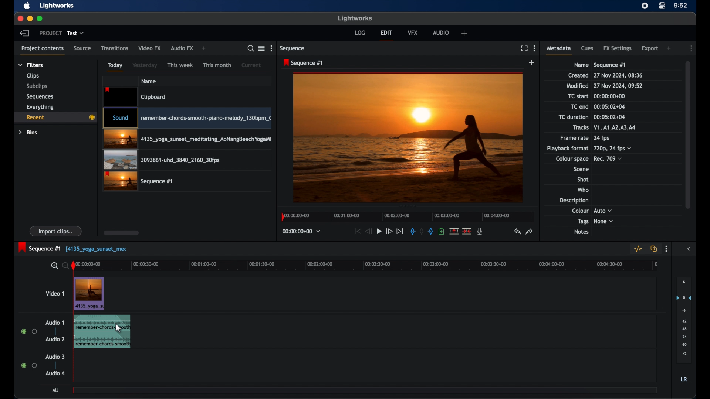  What do you see at coordinates (29, 331) in the screenshot?
I see `radio buttons` at bounding box center [29, 331].